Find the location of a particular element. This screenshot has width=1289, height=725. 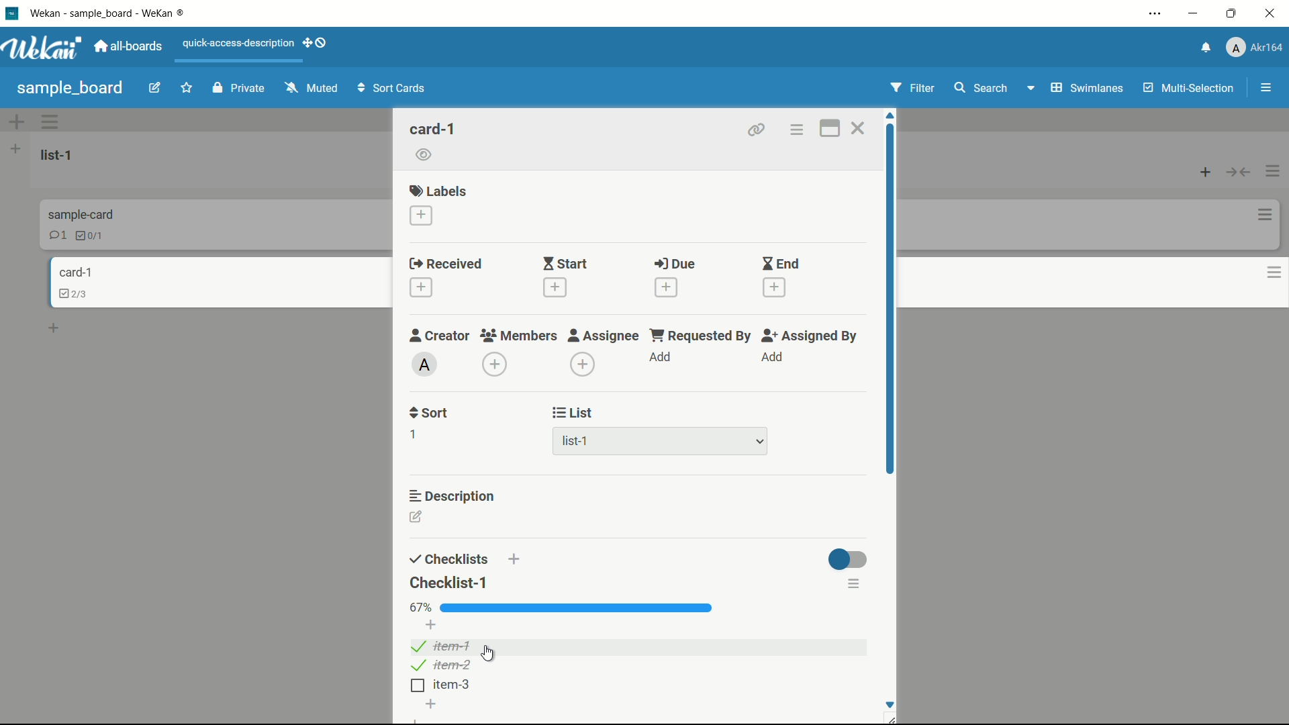

favorites is located at coordinates (187, 87).